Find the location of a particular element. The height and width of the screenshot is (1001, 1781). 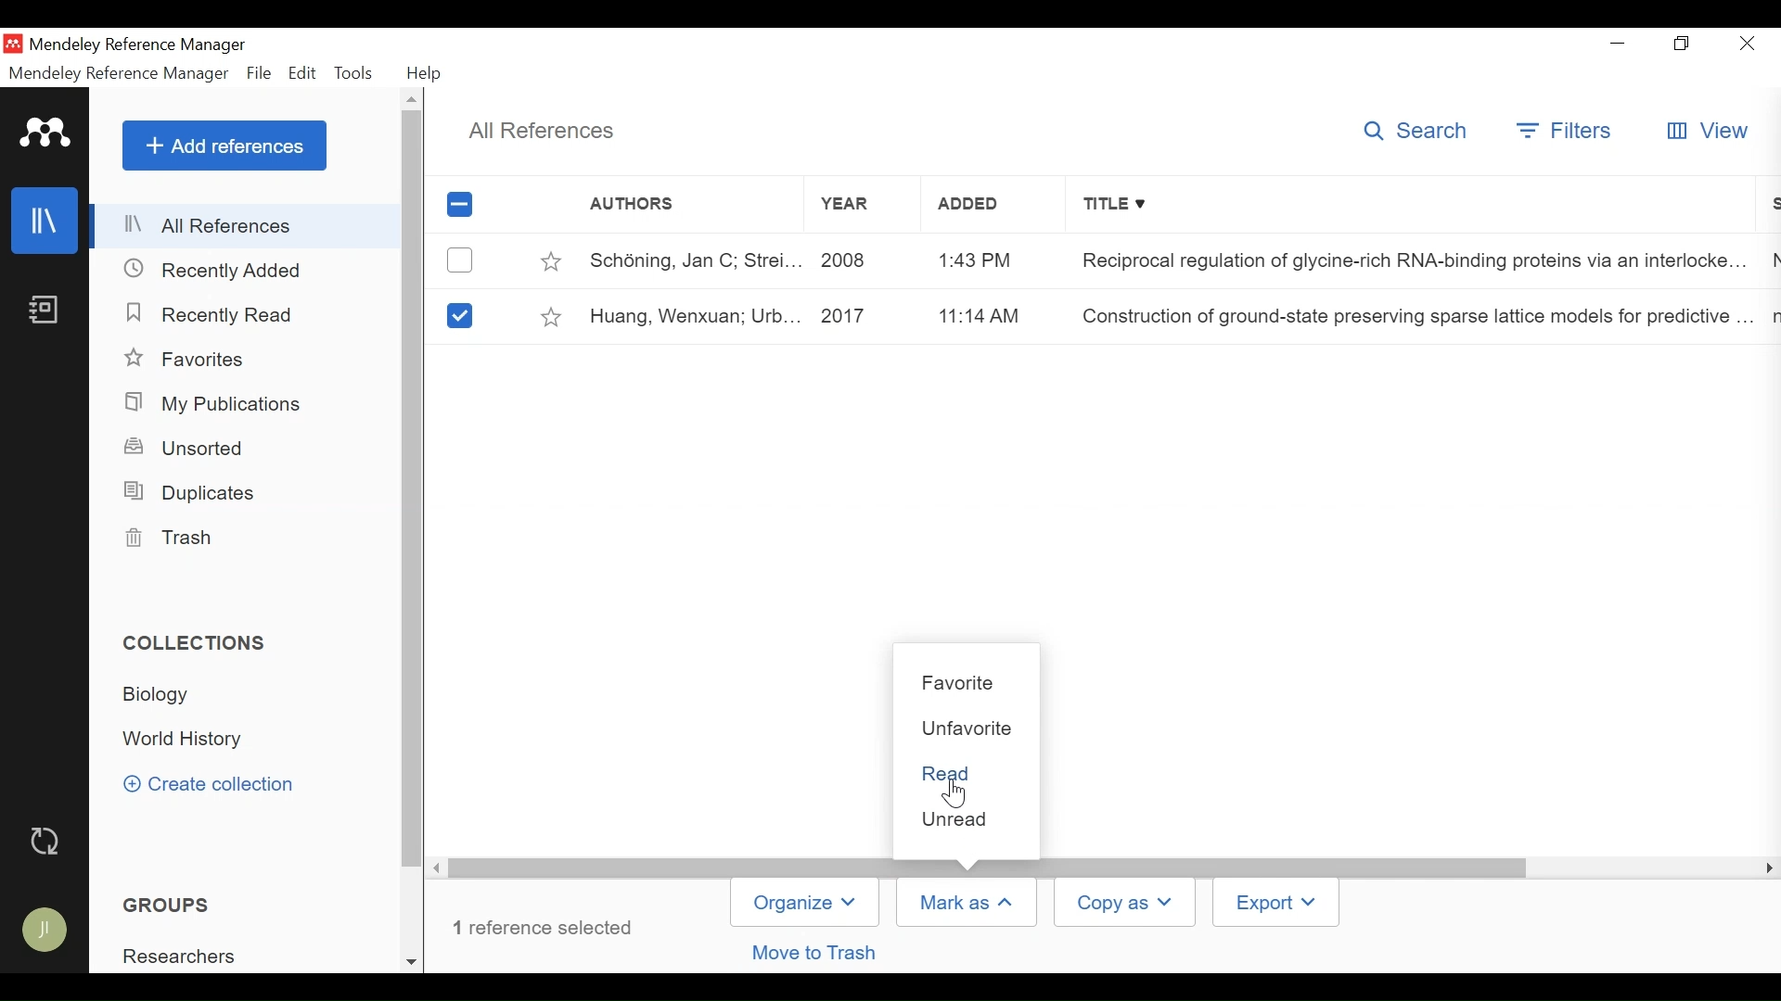

Construction of ground-state preserving sparse lattice models for predictive ... is located at coordinates (1407, 317).